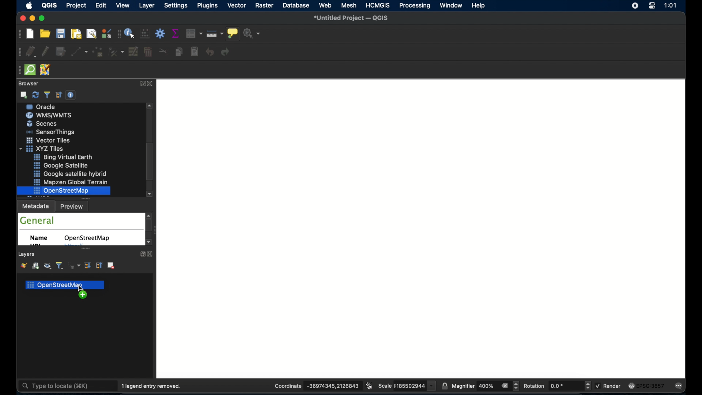 This screenshot has width=702, height=395. Describe the element at coordinates (47, 266) in the screenshot. I see `show map themes` at that location.